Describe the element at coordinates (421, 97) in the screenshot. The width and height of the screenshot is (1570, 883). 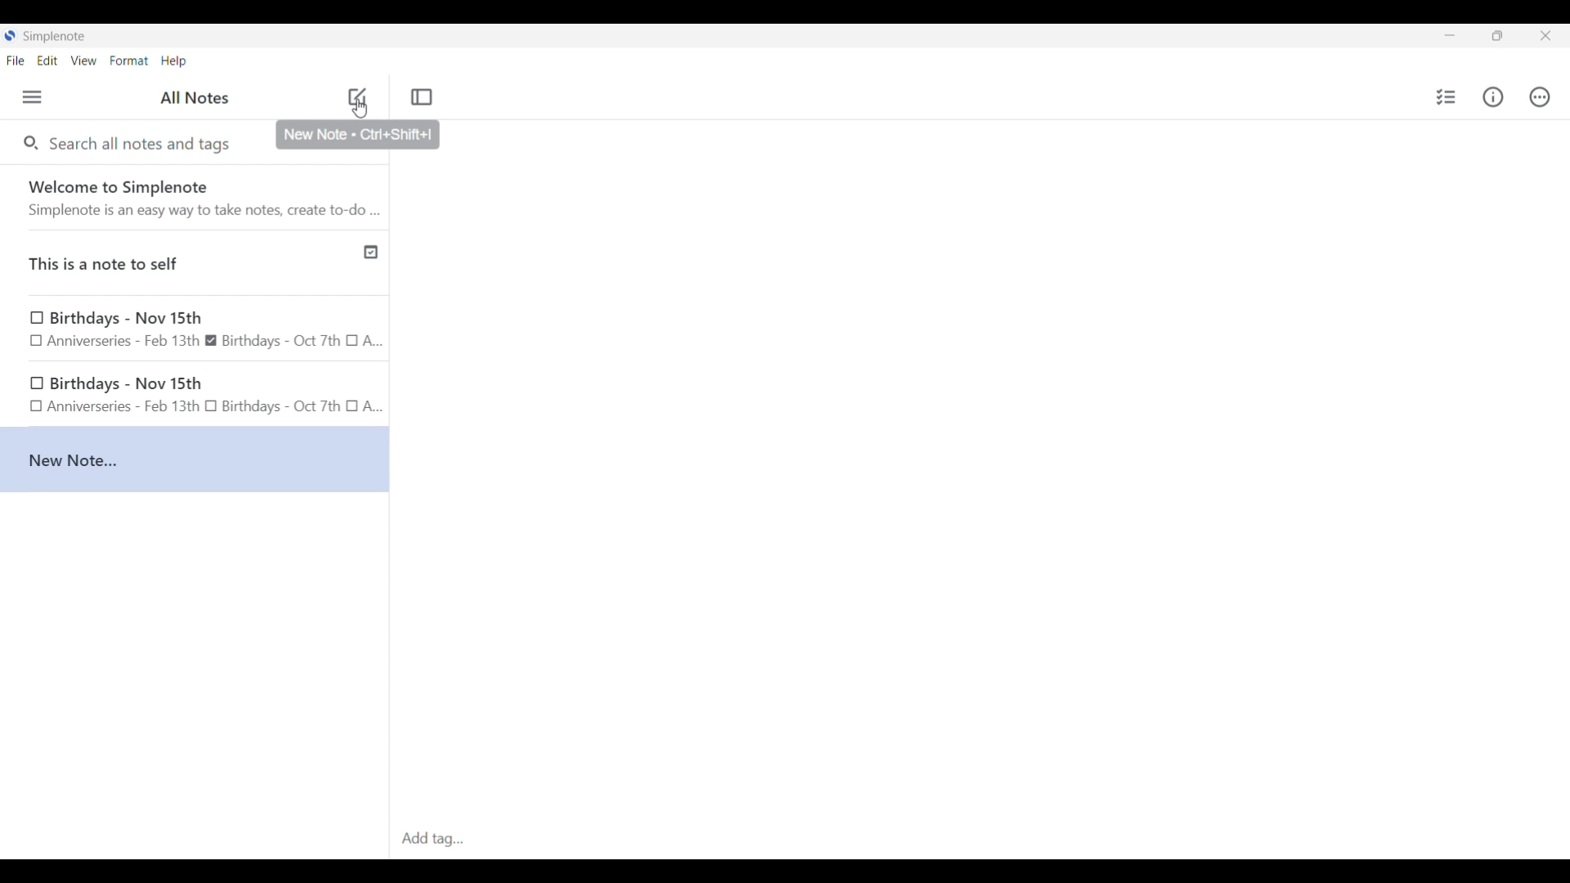
I see `Toggle focus mode` at that location.